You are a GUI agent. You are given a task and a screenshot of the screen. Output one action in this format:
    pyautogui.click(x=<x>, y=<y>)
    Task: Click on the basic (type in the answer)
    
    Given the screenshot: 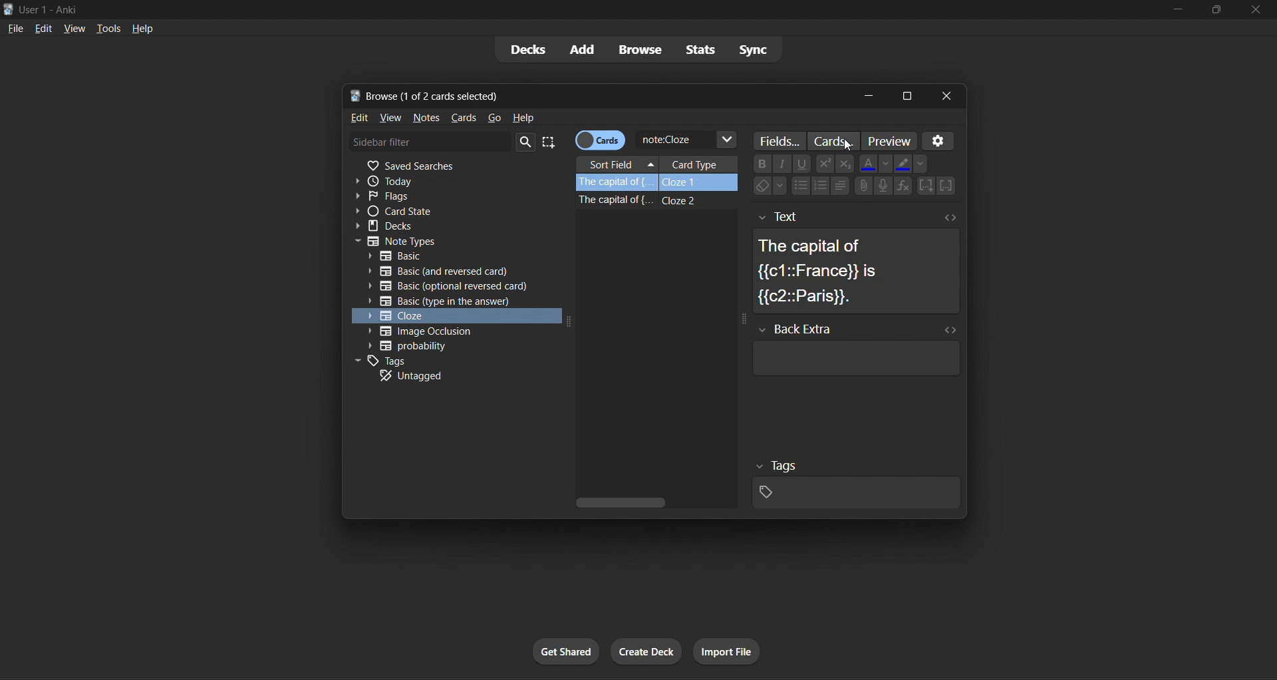 What is the action you would take?
    pyautogui.click(x=440, y=302)
    